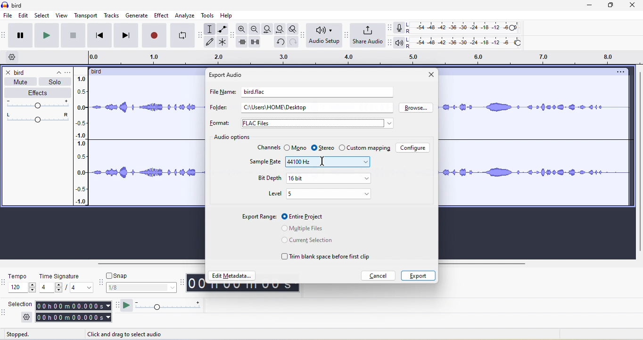  I want to click on close, so click(8, 73).